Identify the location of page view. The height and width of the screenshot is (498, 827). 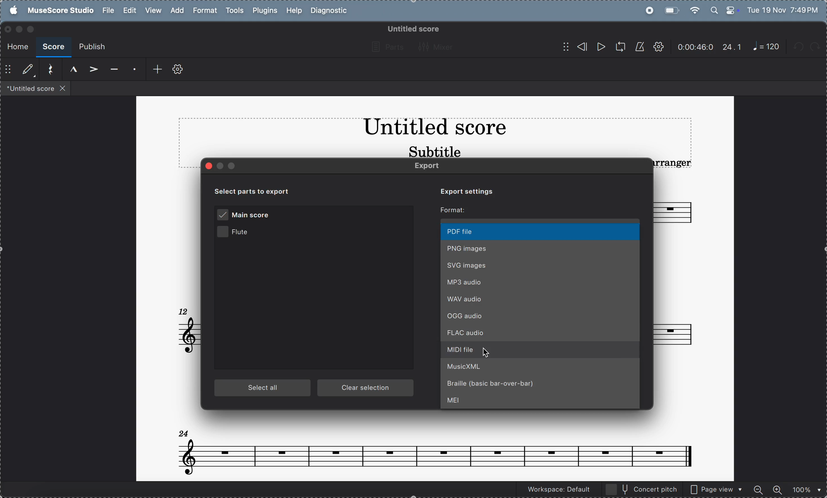
(717, 489).